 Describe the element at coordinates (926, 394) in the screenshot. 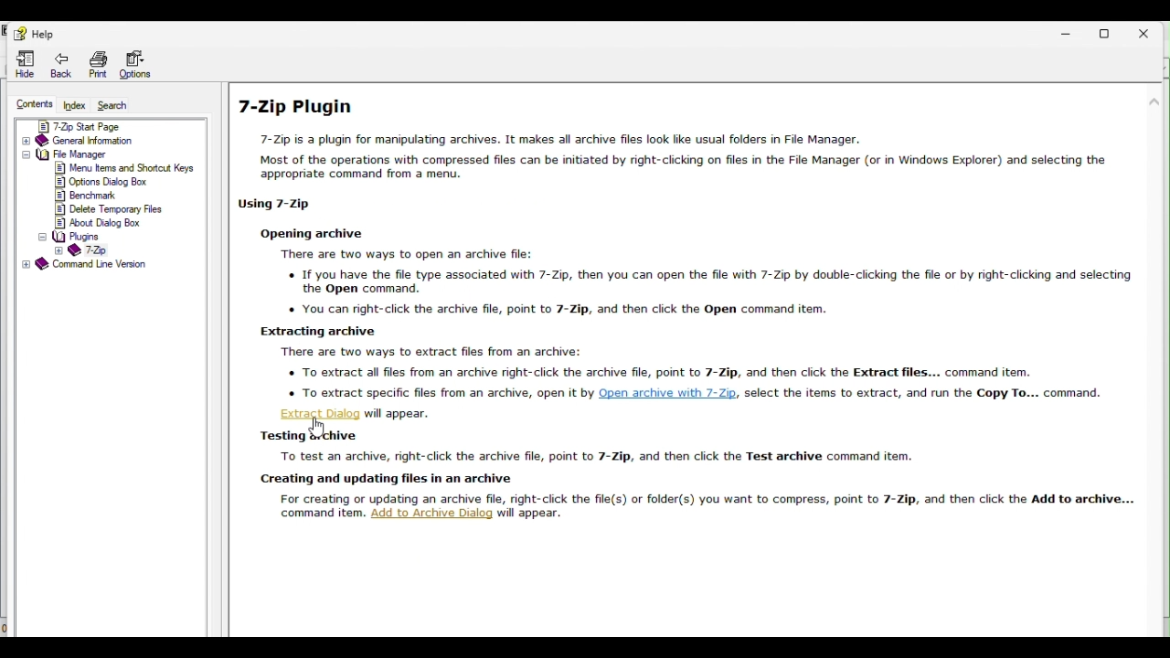

I see `text` at that location.